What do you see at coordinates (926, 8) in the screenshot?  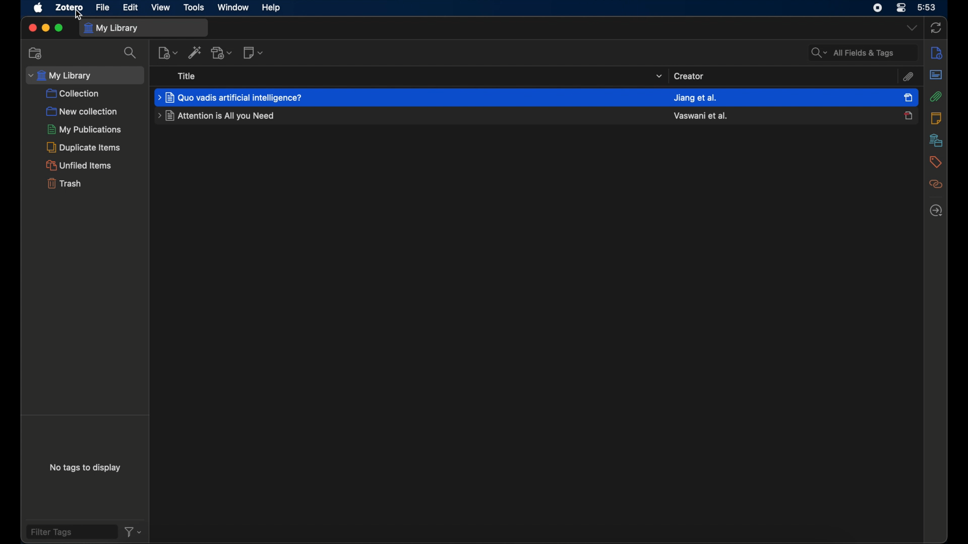 I see `time` at bounding box center [926, 8].